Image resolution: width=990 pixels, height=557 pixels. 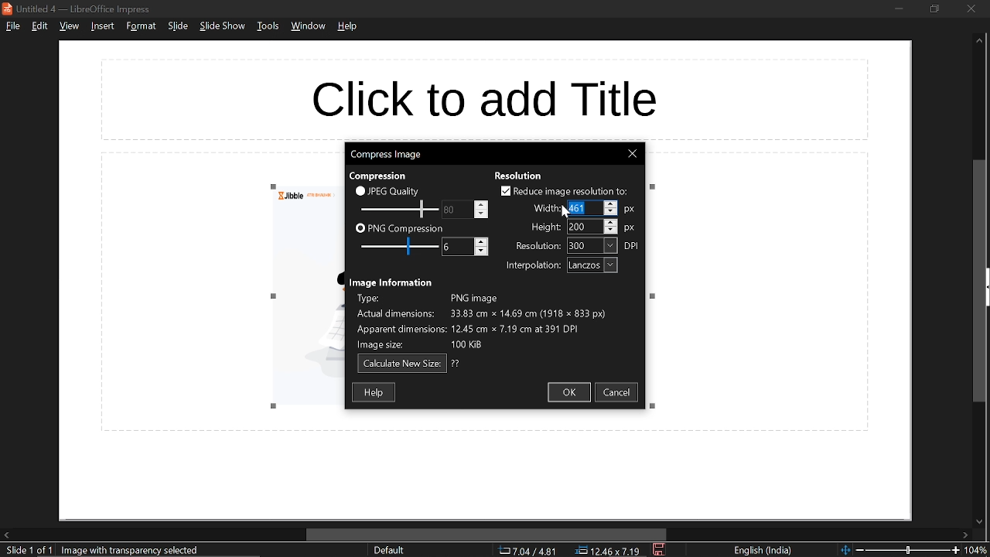 What do you see at coordinates (496, 320) in the screenshot?
I see `Image information` at bounding box center [496, 320].